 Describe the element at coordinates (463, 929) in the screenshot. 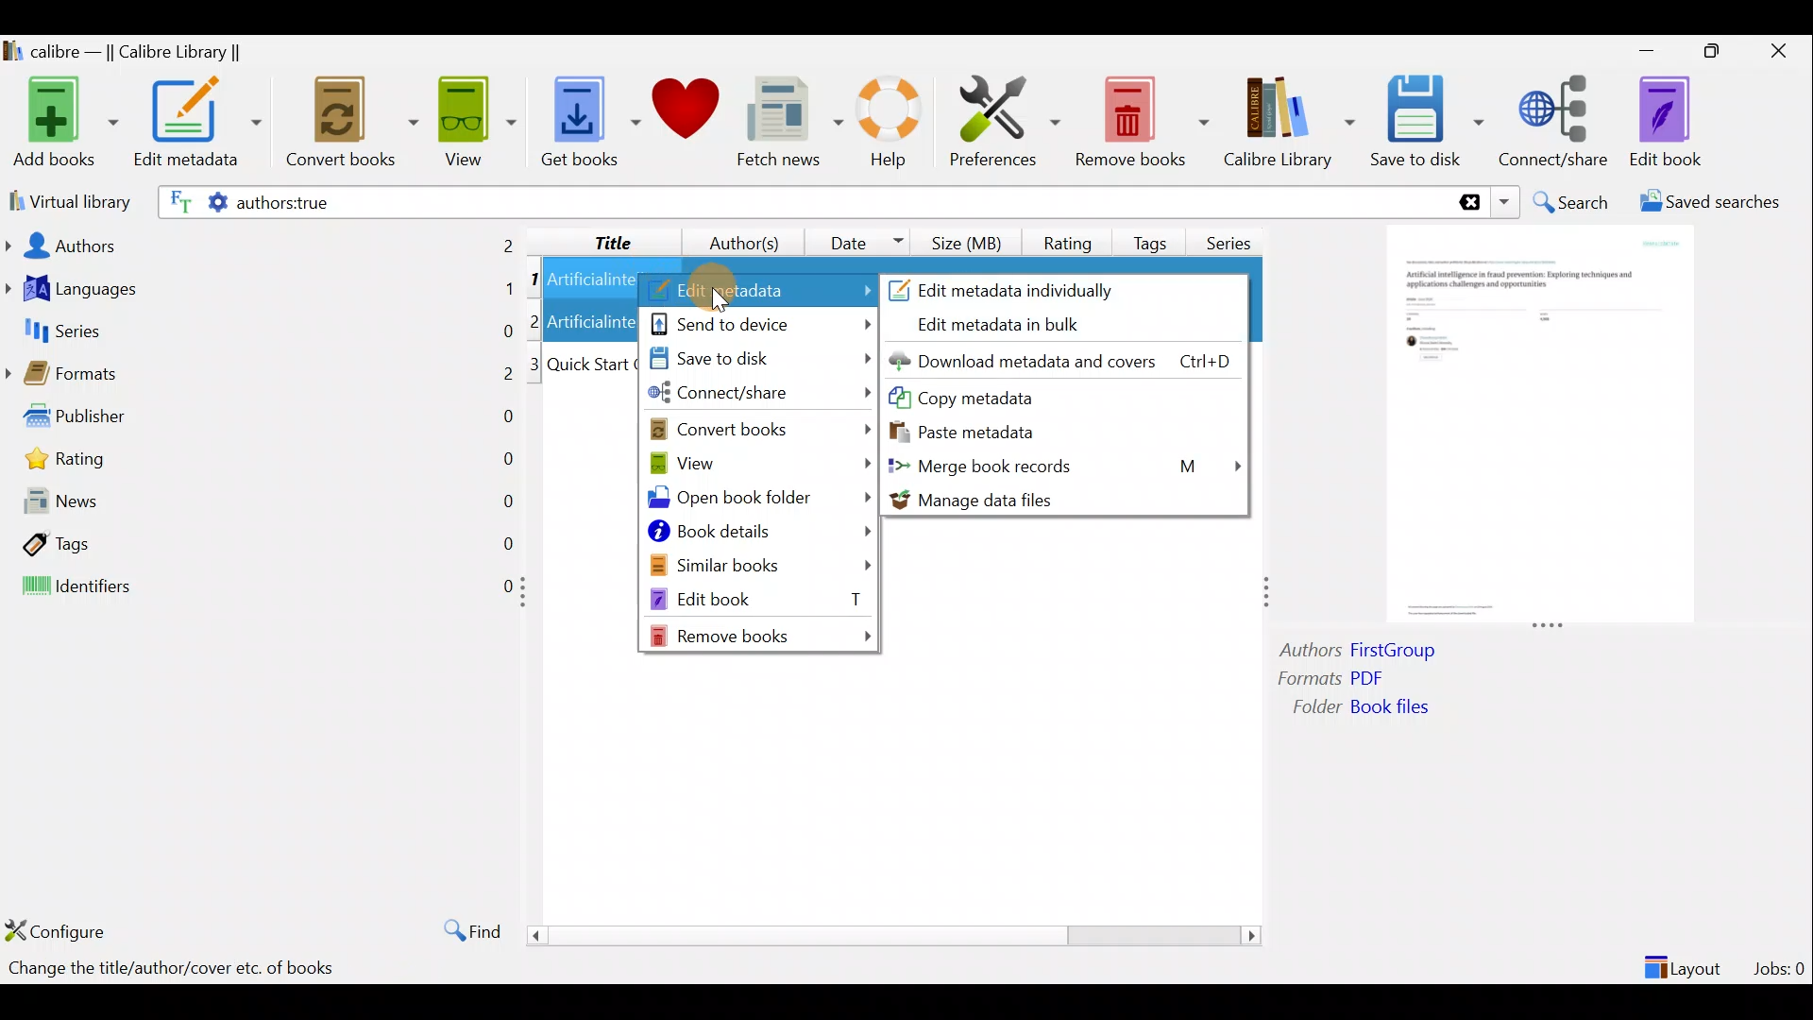

I see `Find` at that location.